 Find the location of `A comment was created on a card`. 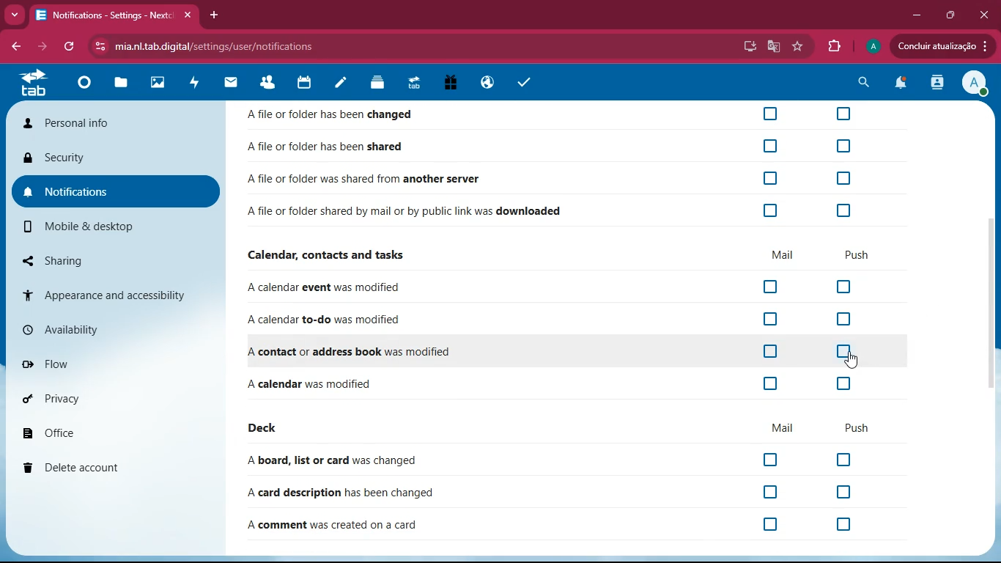

A comment was created on a card is located at coordinates (332, 526).